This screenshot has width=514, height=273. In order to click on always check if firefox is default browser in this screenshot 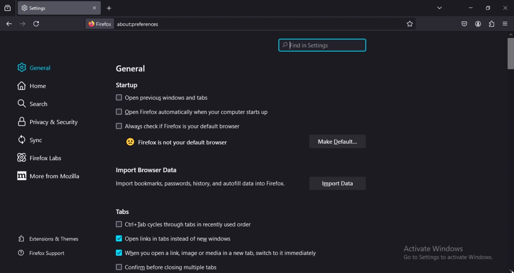, I will do `click(178, 127)`.